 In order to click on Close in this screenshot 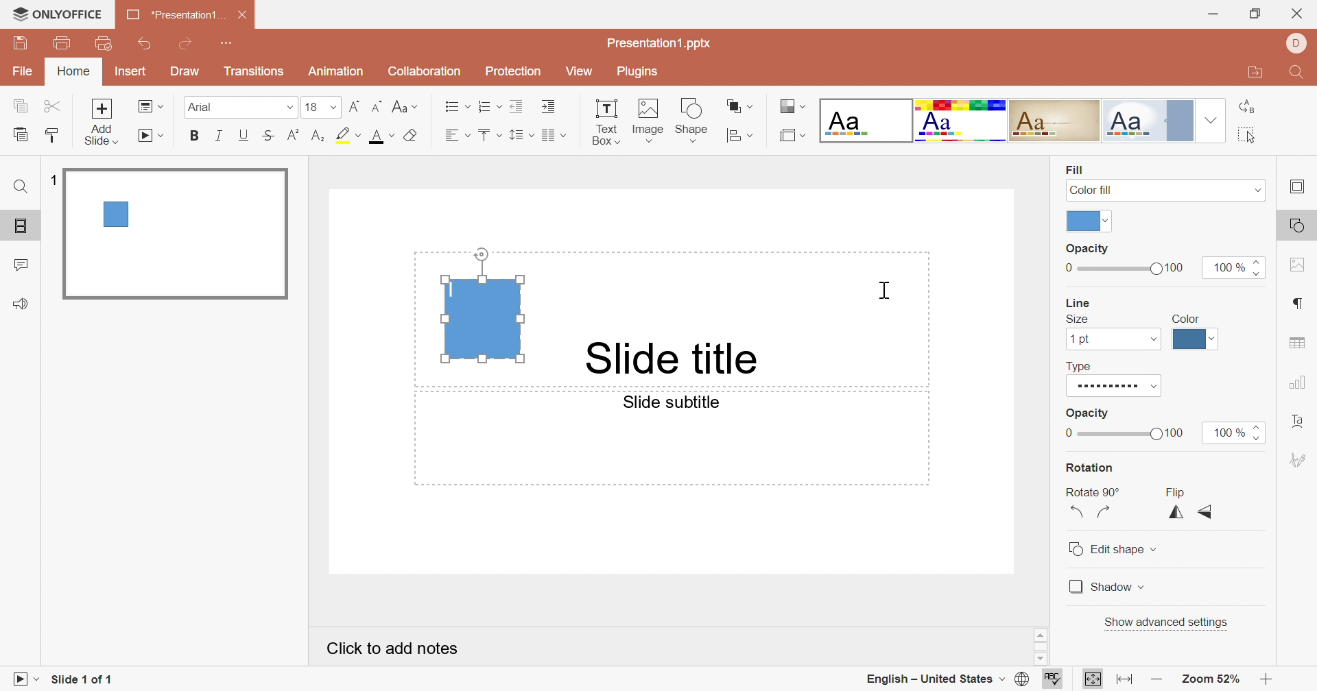, I will do `click(1298, 14)`.